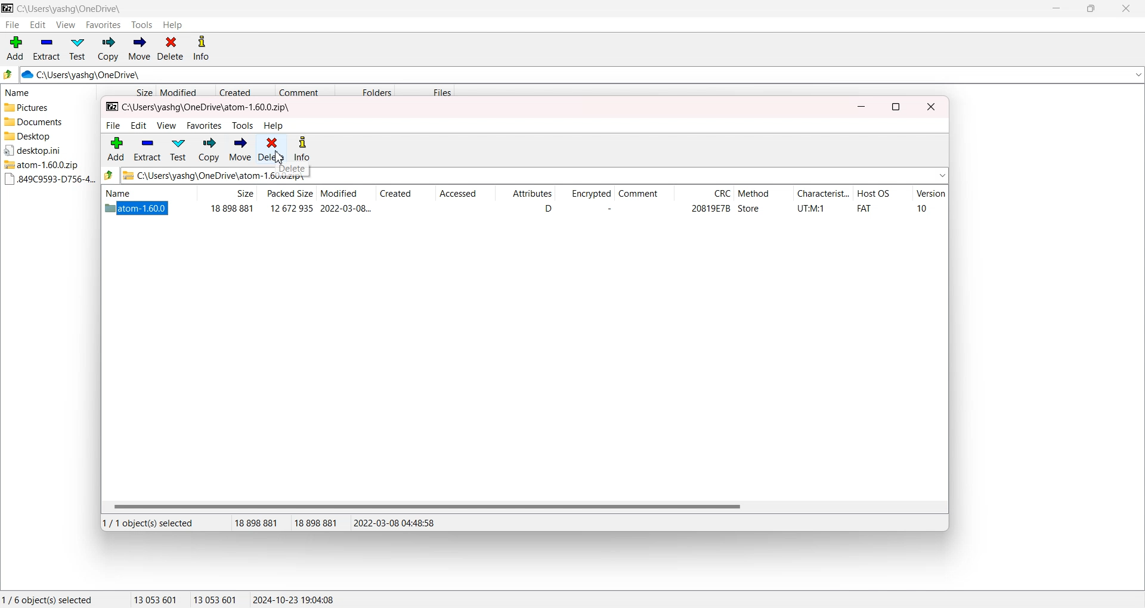  Describe the element at coordinates (606, 209) in the screenshot. I see `-` at that location.